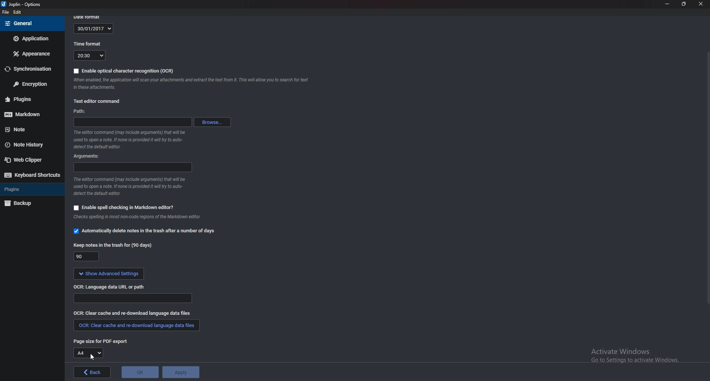 The image size is (710, 381). Describe the element at coordinates (88, 353) in the screenshot. I see `A4` at that location.